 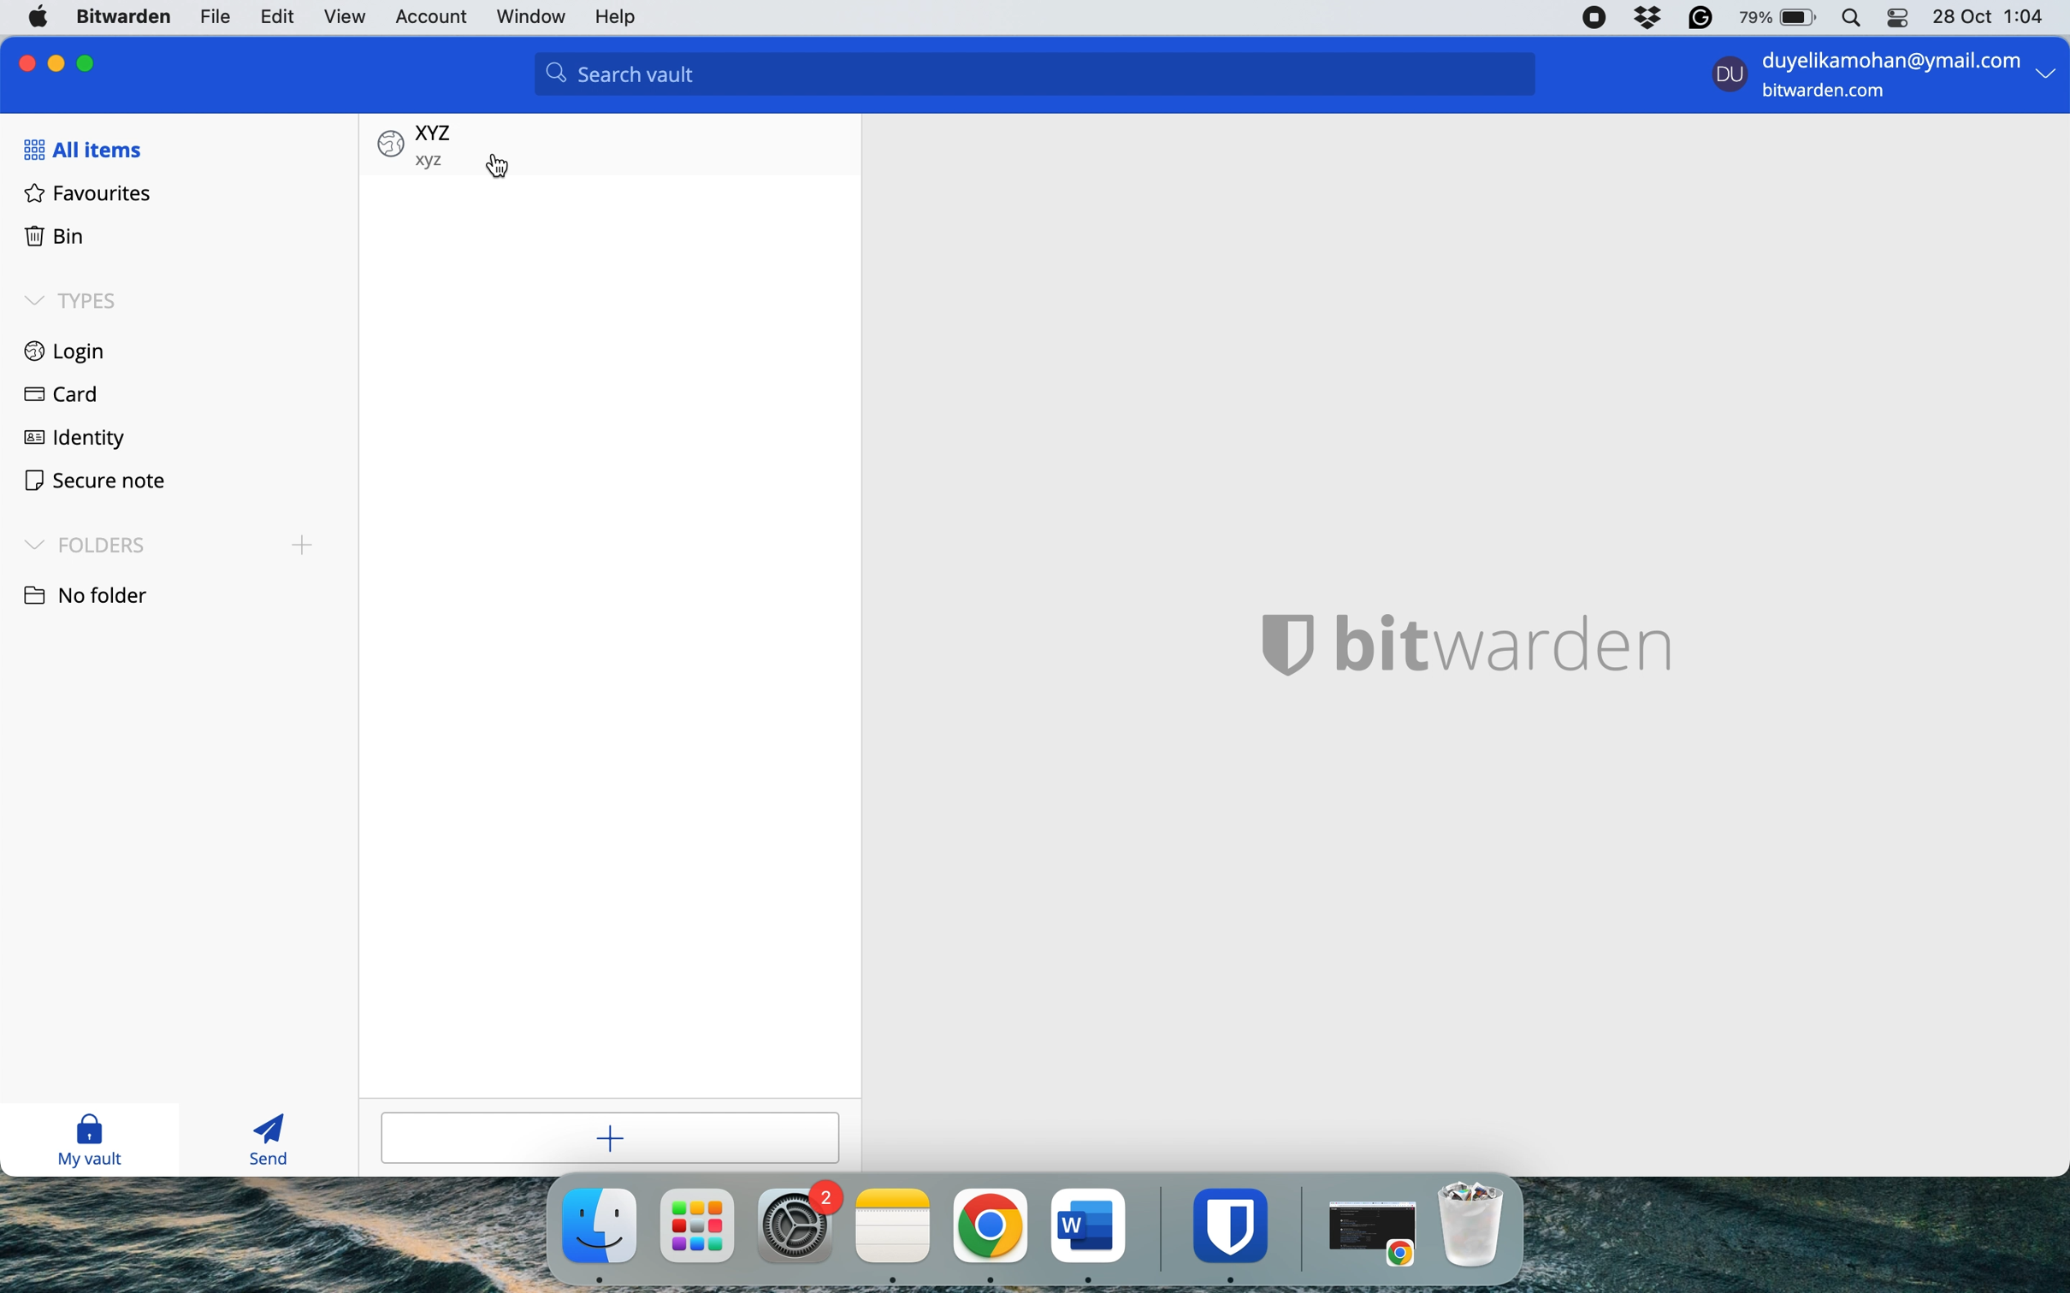 What do you see at coordinates (1596, 18) in the screenshot?
I see `screen recorder` at bounding box center [1596, 18].